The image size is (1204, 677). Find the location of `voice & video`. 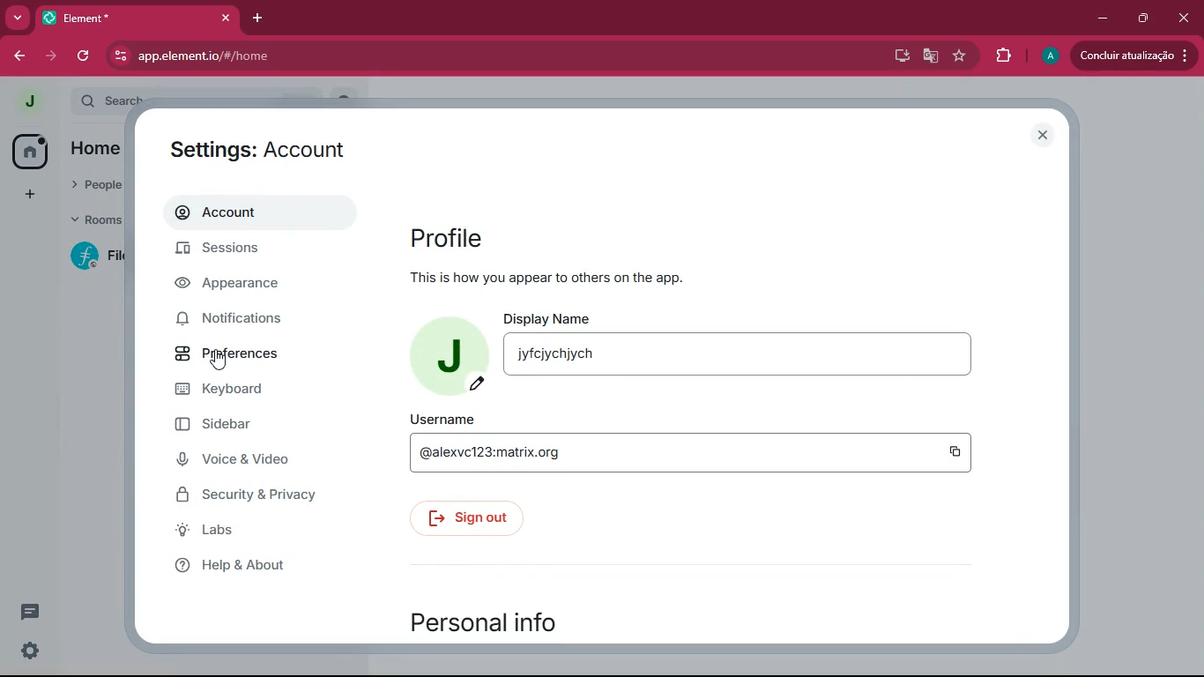

voice & video is located at coordinates (247, 462).